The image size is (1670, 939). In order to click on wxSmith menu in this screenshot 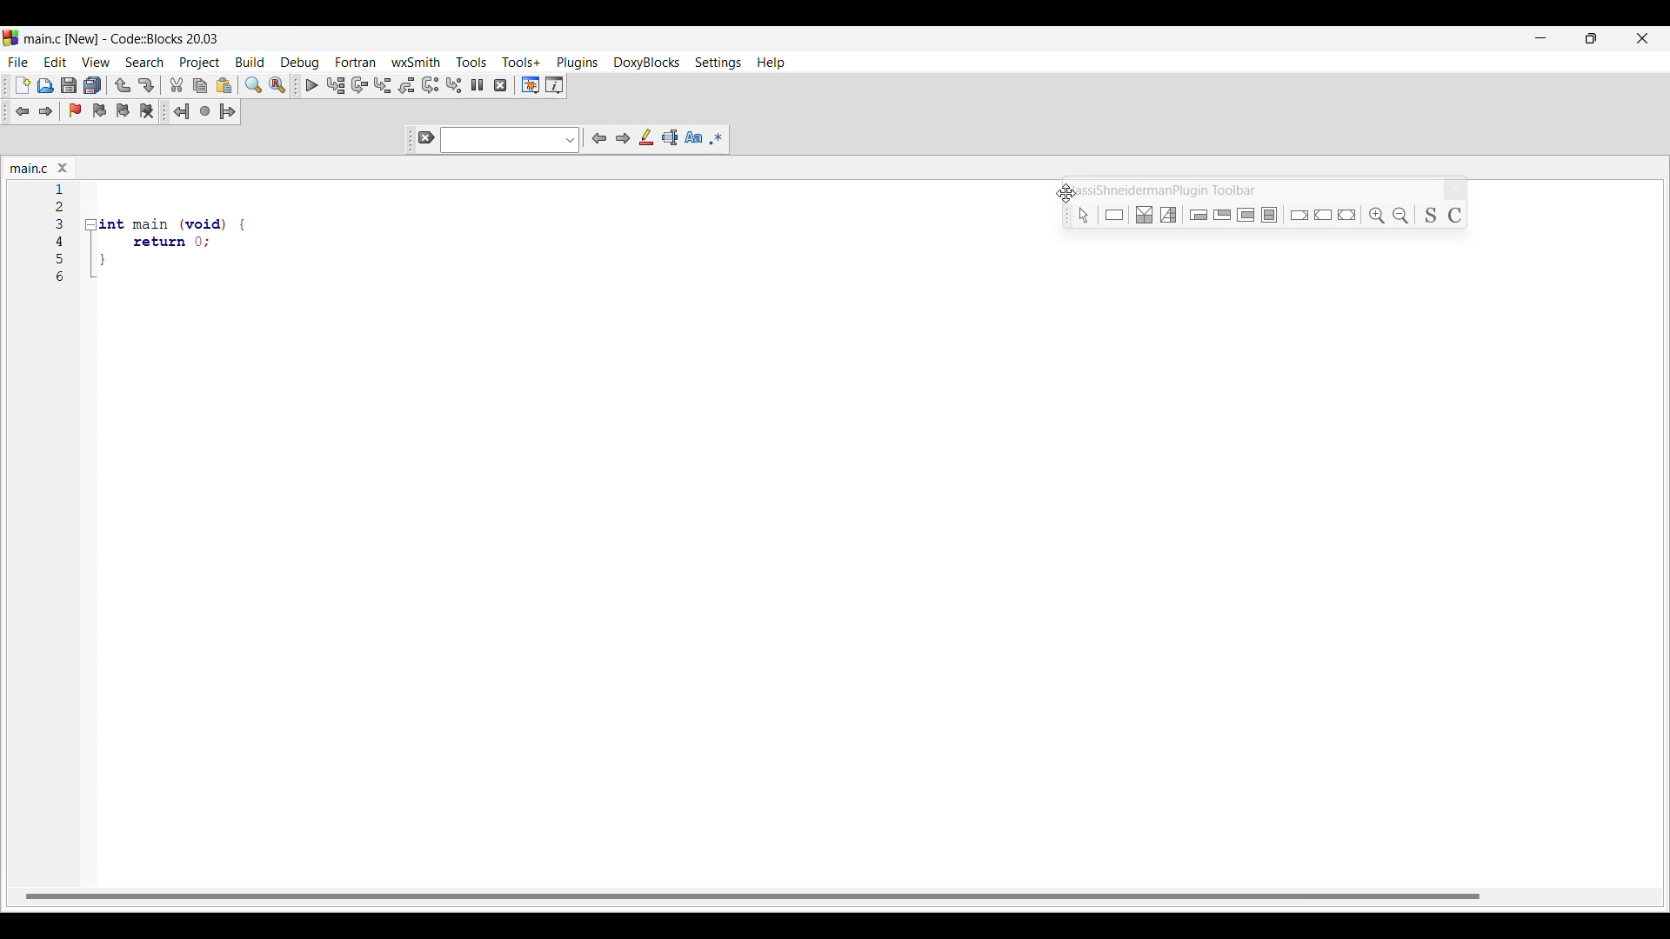, I will do `click(416, 62)`.